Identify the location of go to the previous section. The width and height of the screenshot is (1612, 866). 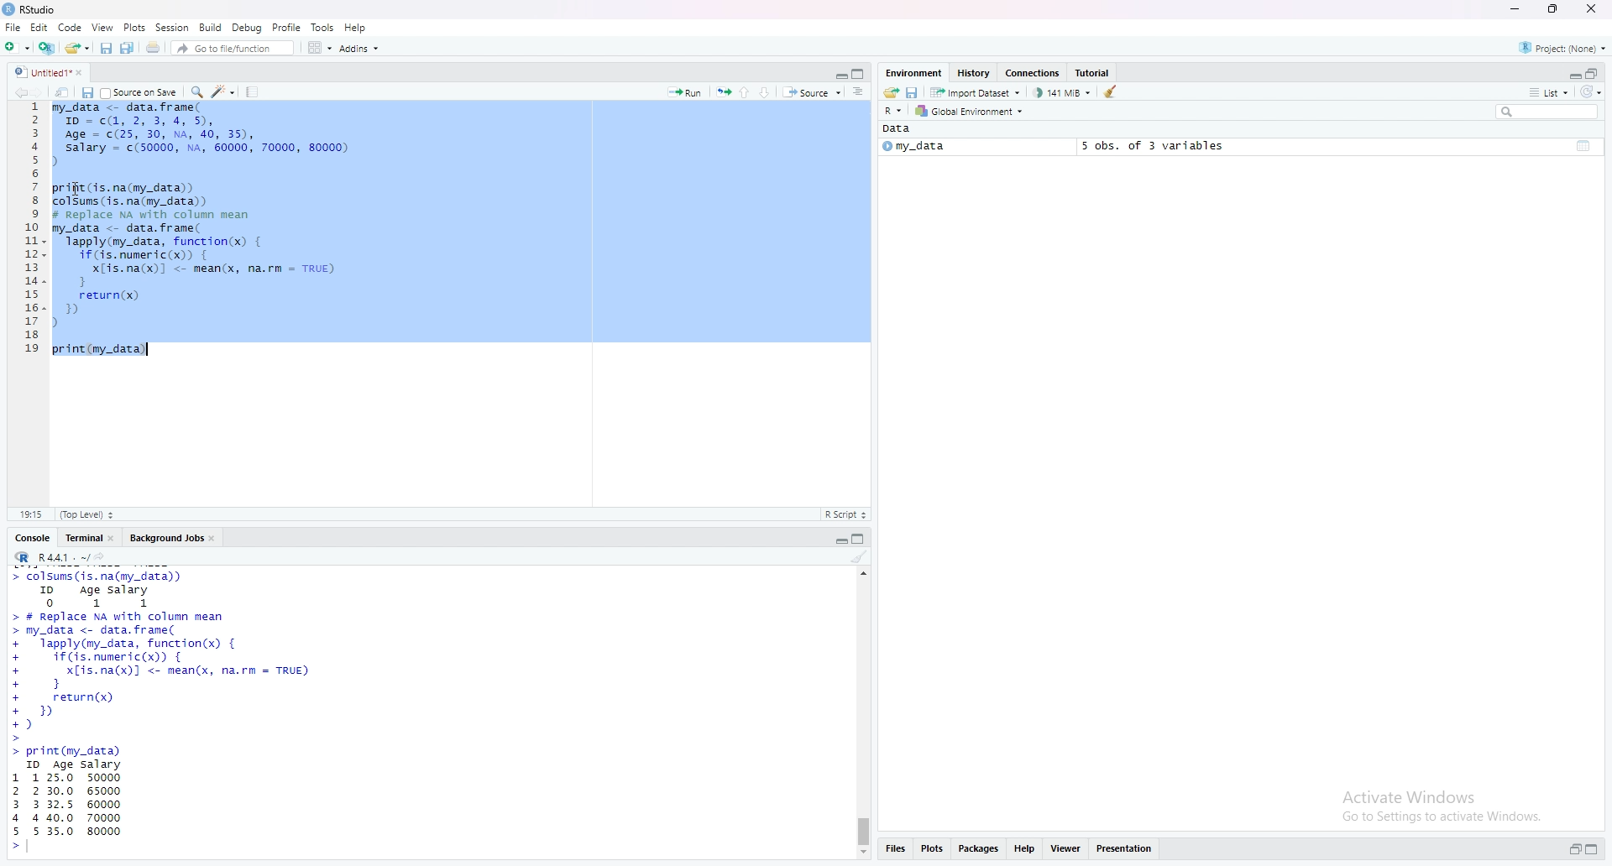
(748, 91).